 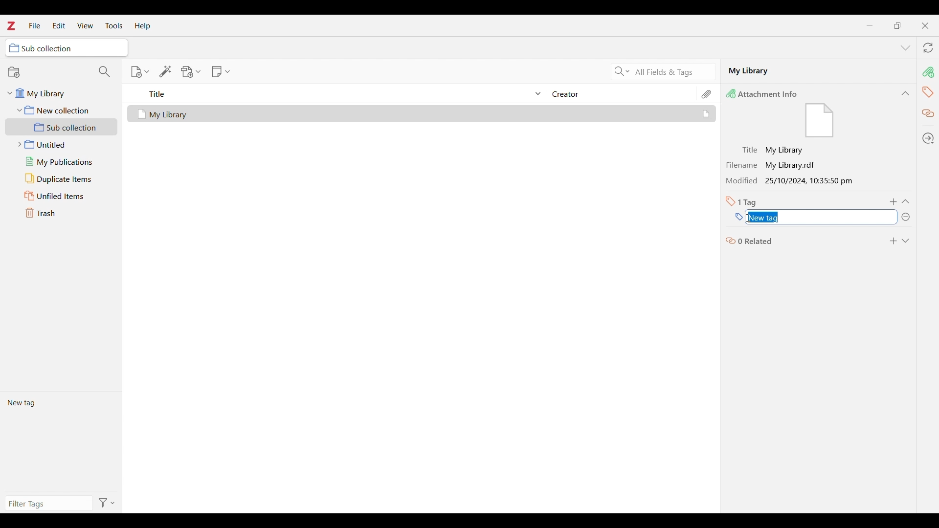 I want to click on Modified 25/10/2024, 10:35:50 pm, so click(x=792, y=181).